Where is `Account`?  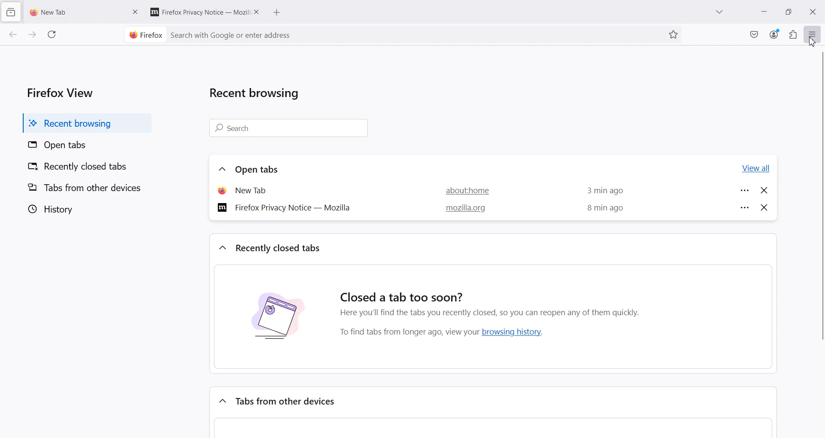
Account is located at coordinates (775, 33).